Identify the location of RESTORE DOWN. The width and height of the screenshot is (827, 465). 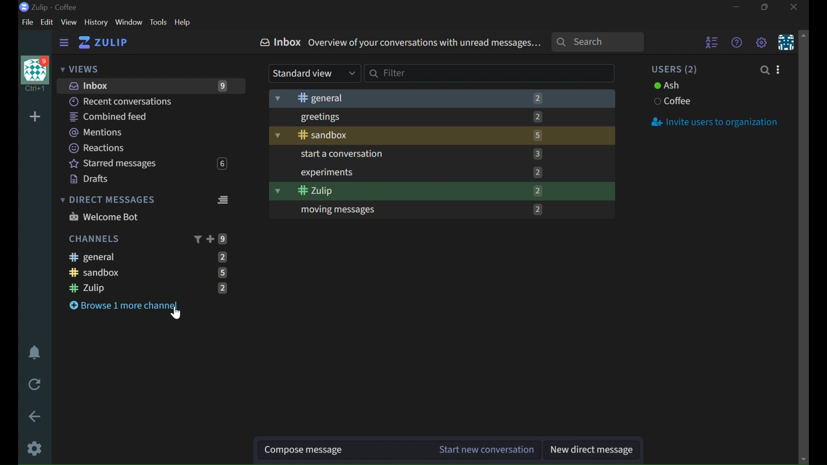
(767, 7).